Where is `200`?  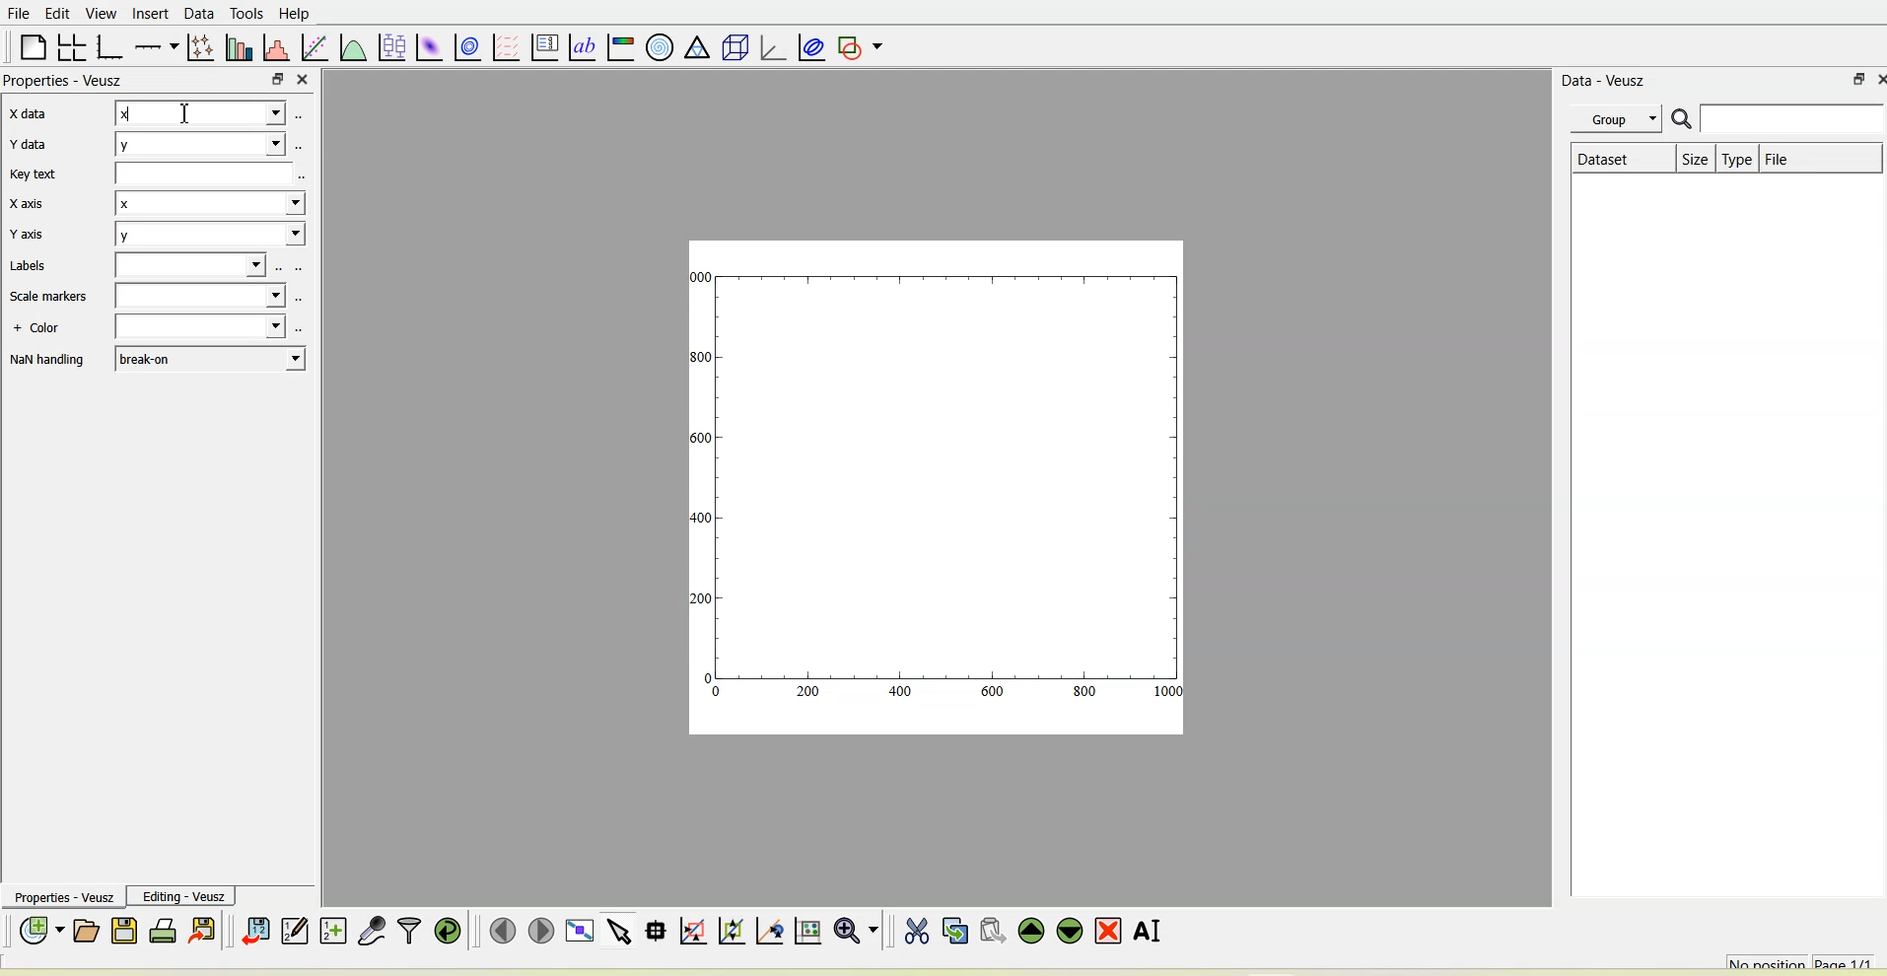 200 is located at coordinates (702, 597).